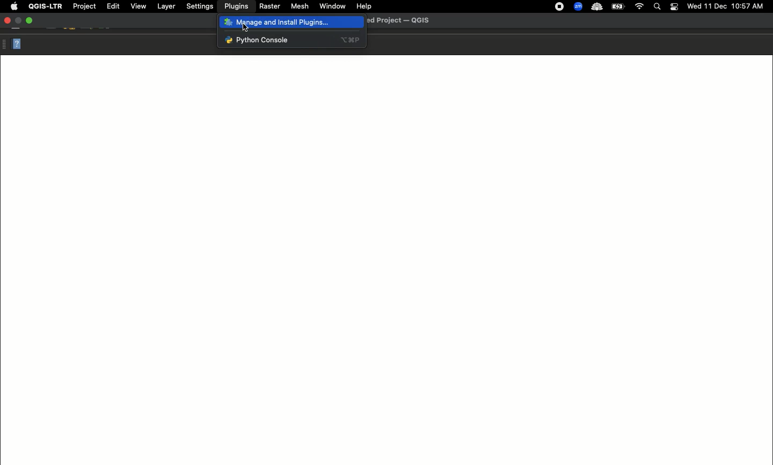 Image resolution: width=773 pixels, height=465 pixels. What do you see at coordinates (598, 7) in the screenshot?
I see `Extension` at bounding box center [598, 7].